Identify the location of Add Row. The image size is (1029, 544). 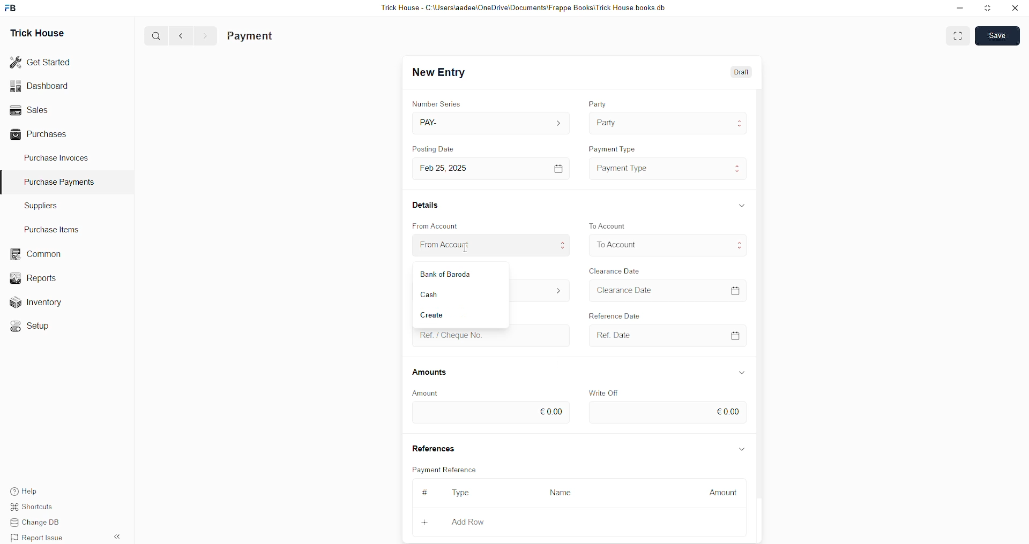
(468, 522).